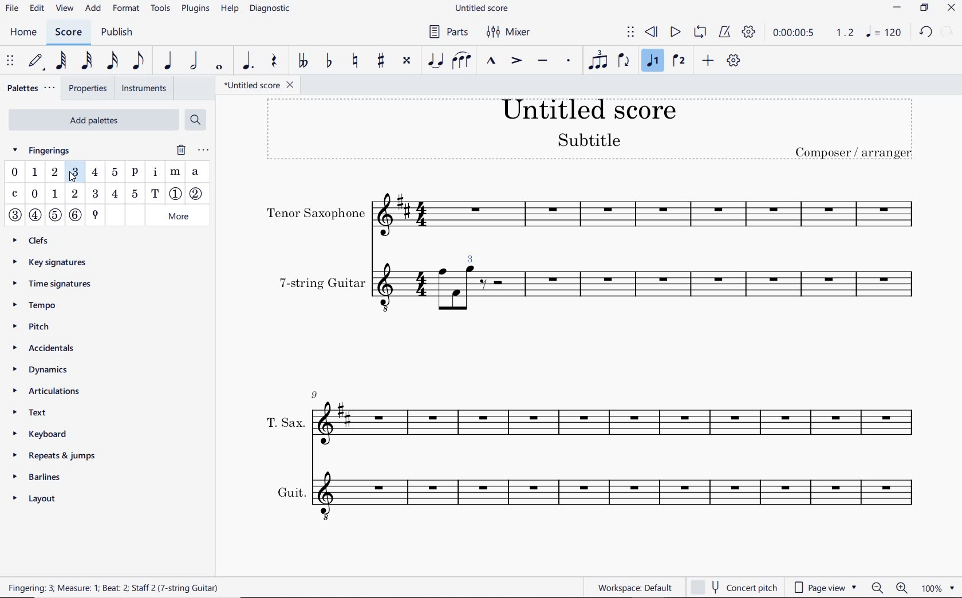 Image resolution: width=962 pixels, height=598 pixels. What do you see at coordinates (568, 60) in the screenshot?
I see `STACCATO` at bounding box center [568, 60].